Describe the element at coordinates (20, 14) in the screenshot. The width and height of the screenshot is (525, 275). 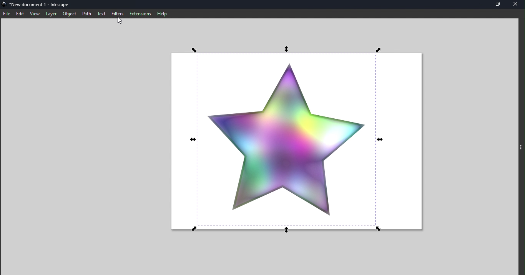
I see `edit` at that location.